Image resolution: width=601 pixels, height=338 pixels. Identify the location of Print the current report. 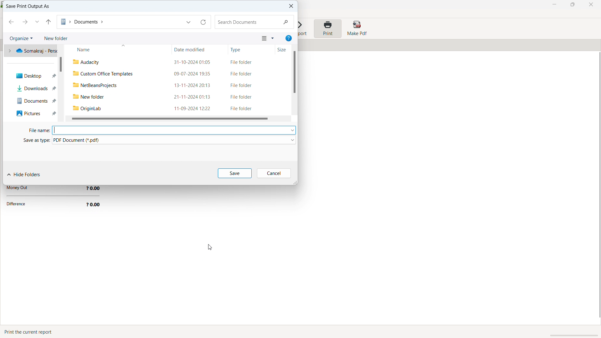
(30, 332).